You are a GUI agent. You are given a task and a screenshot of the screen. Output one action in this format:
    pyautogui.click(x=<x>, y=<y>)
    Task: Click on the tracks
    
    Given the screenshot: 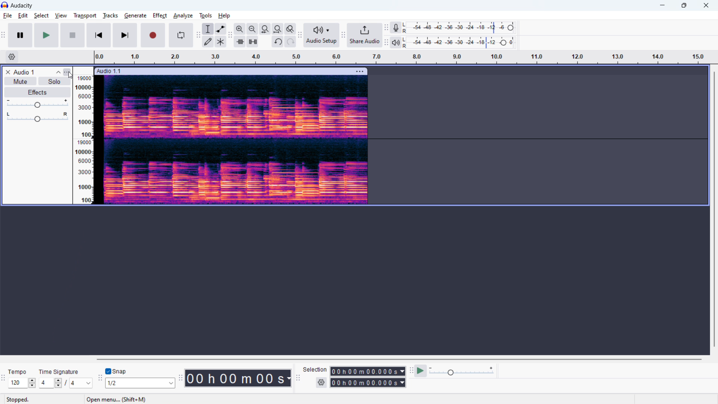 What is the action you would take?
    pyautogui.click(x=110, y=15)
    